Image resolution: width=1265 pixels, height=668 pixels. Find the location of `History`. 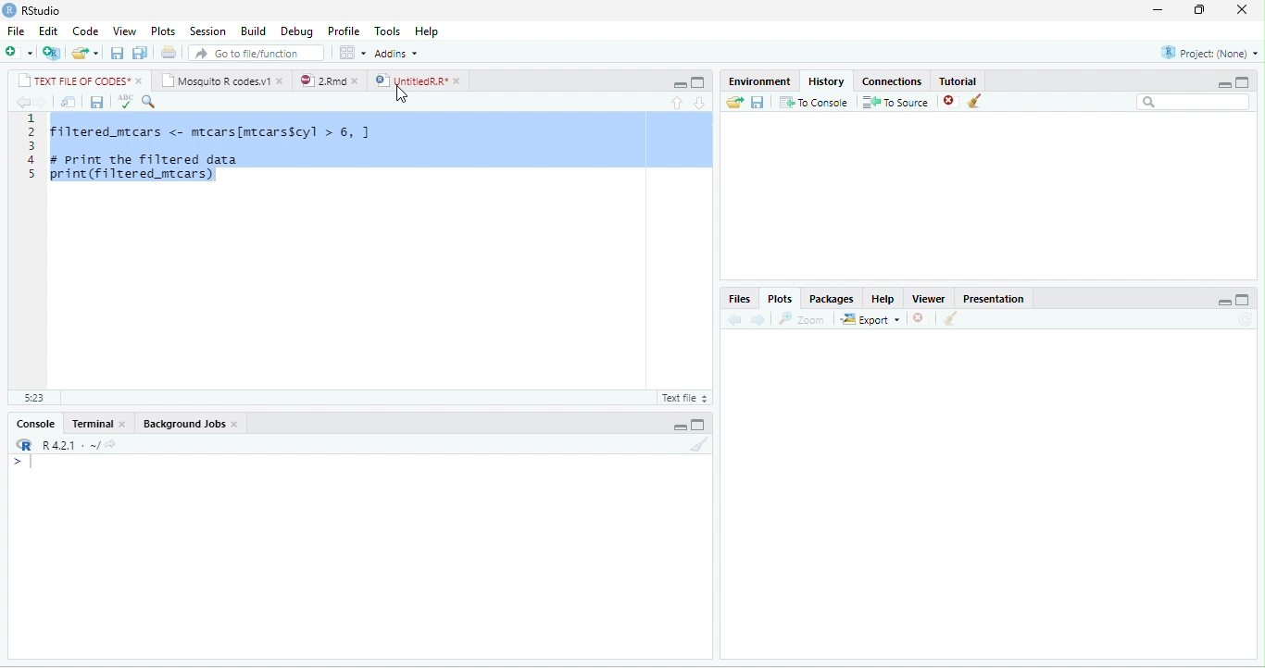

History is located at coordinates (826, 81).